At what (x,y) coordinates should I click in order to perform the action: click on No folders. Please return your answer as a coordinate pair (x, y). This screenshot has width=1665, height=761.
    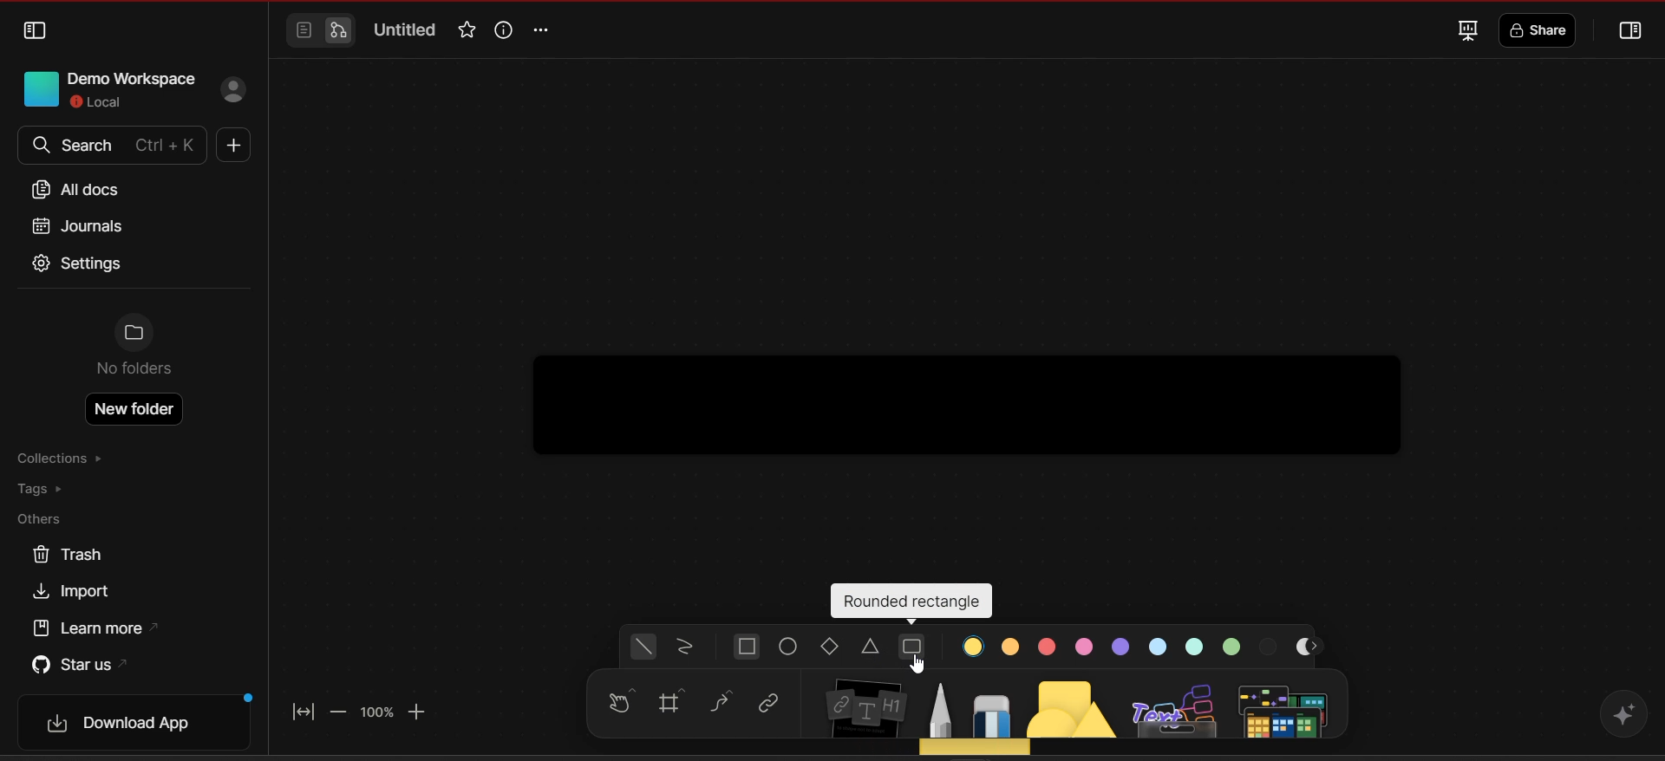
    Looking at the image, I should click on (134, 349).